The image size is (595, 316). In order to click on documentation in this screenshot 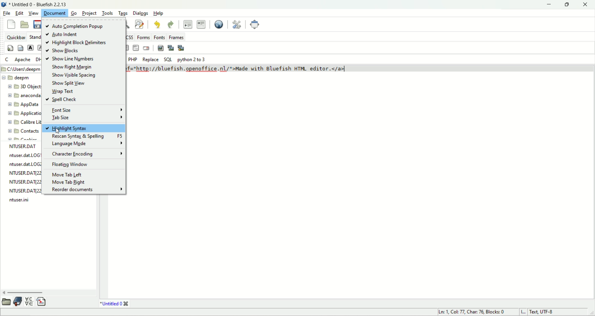, I will do `click(18, 302)`.